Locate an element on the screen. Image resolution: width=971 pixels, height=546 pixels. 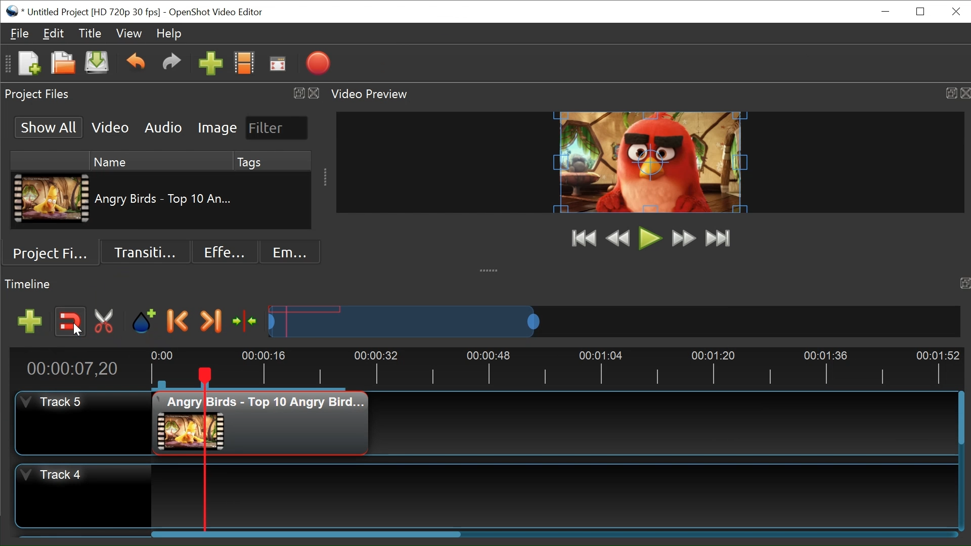
Current Position in Hours: Minutes: Seconds: Milliseconds  is located at coordinates (80, 367).